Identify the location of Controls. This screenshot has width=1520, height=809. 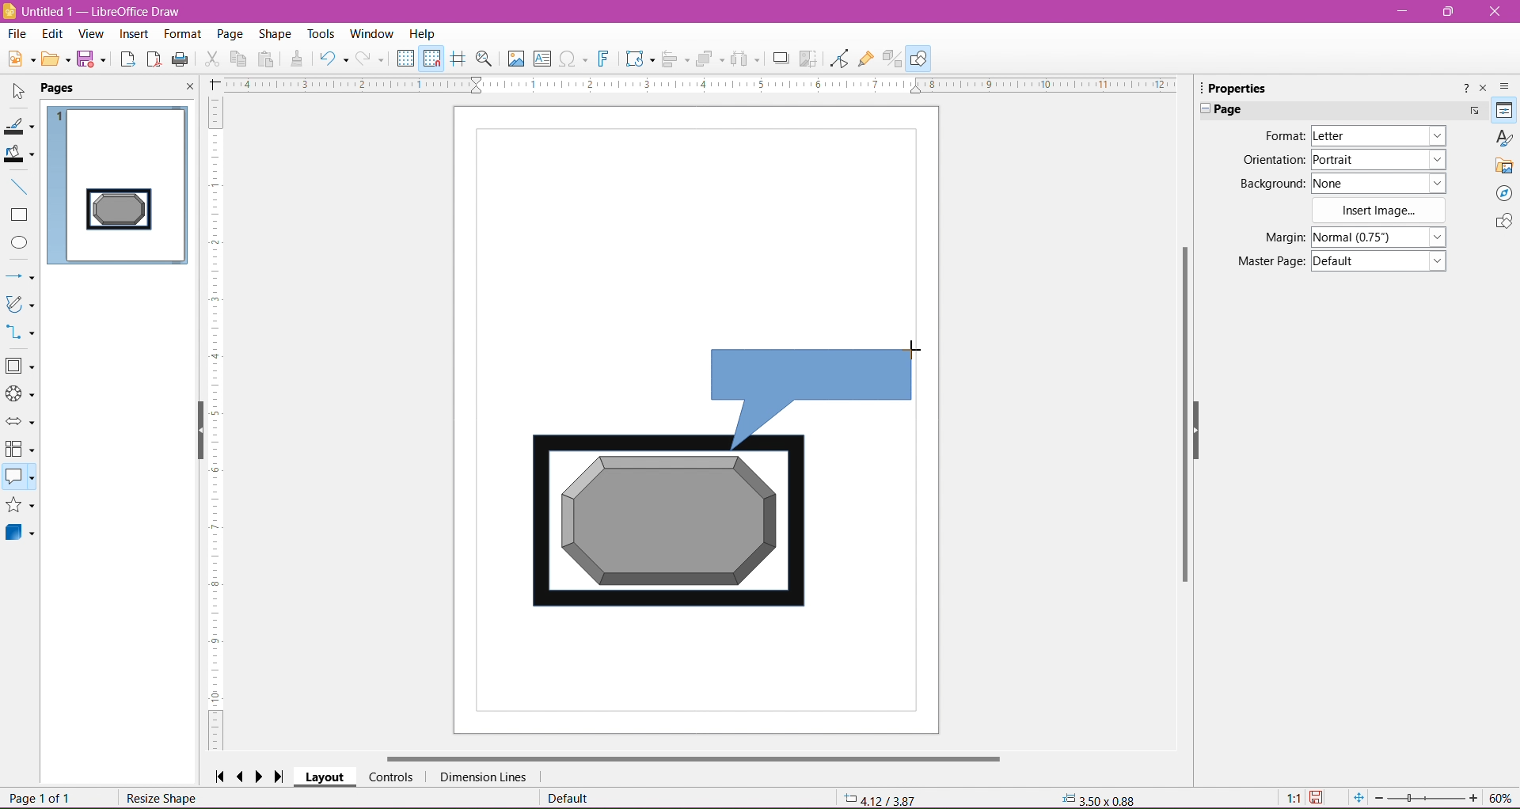
(391, 777).